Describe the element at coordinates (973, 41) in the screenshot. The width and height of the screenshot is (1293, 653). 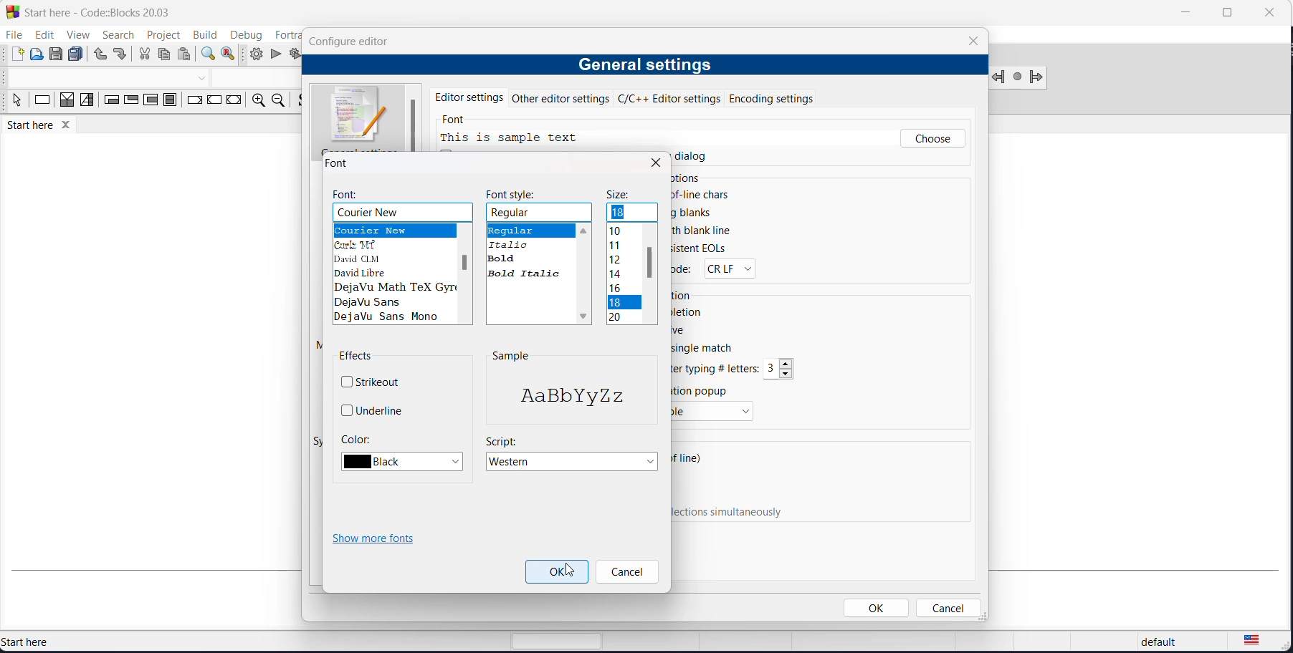
I see `close` at that location.